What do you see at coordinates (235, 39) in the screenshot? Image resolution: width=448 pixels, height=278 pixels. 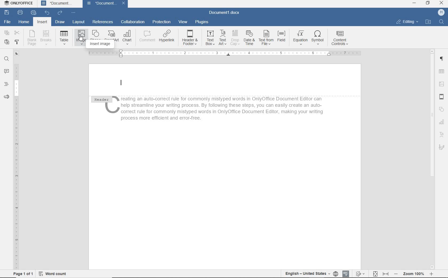 I see `DROP CAP` at bounding box center [235, 39].